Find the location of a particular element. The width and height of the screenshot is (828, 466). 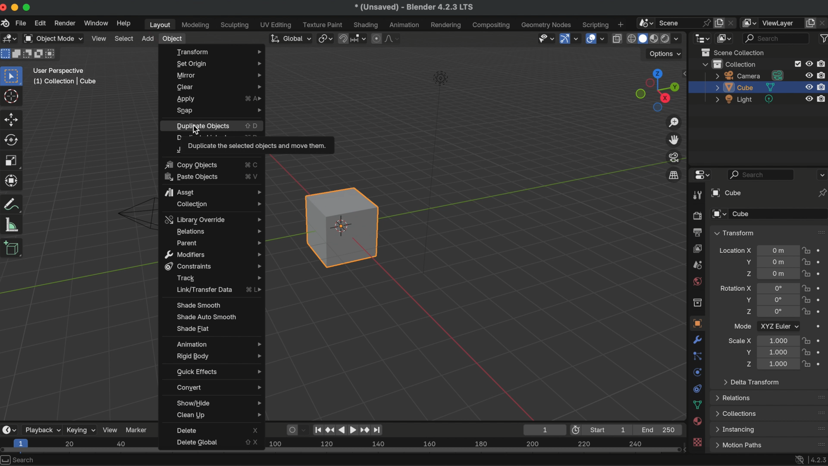

disable in render is located at coordinates (822, 75).